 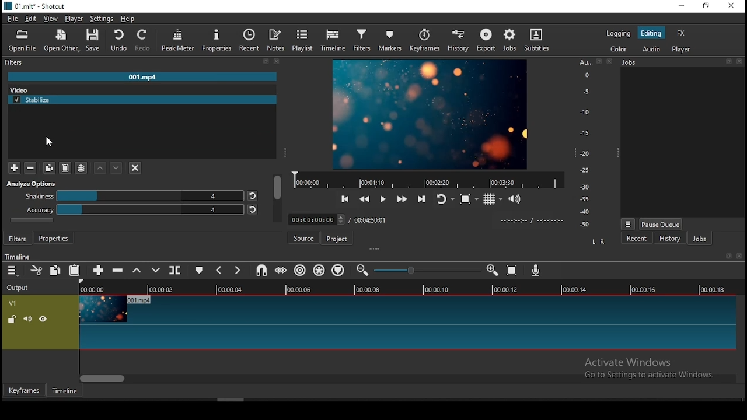 I want to click on stack, so click(x=82, y=169).